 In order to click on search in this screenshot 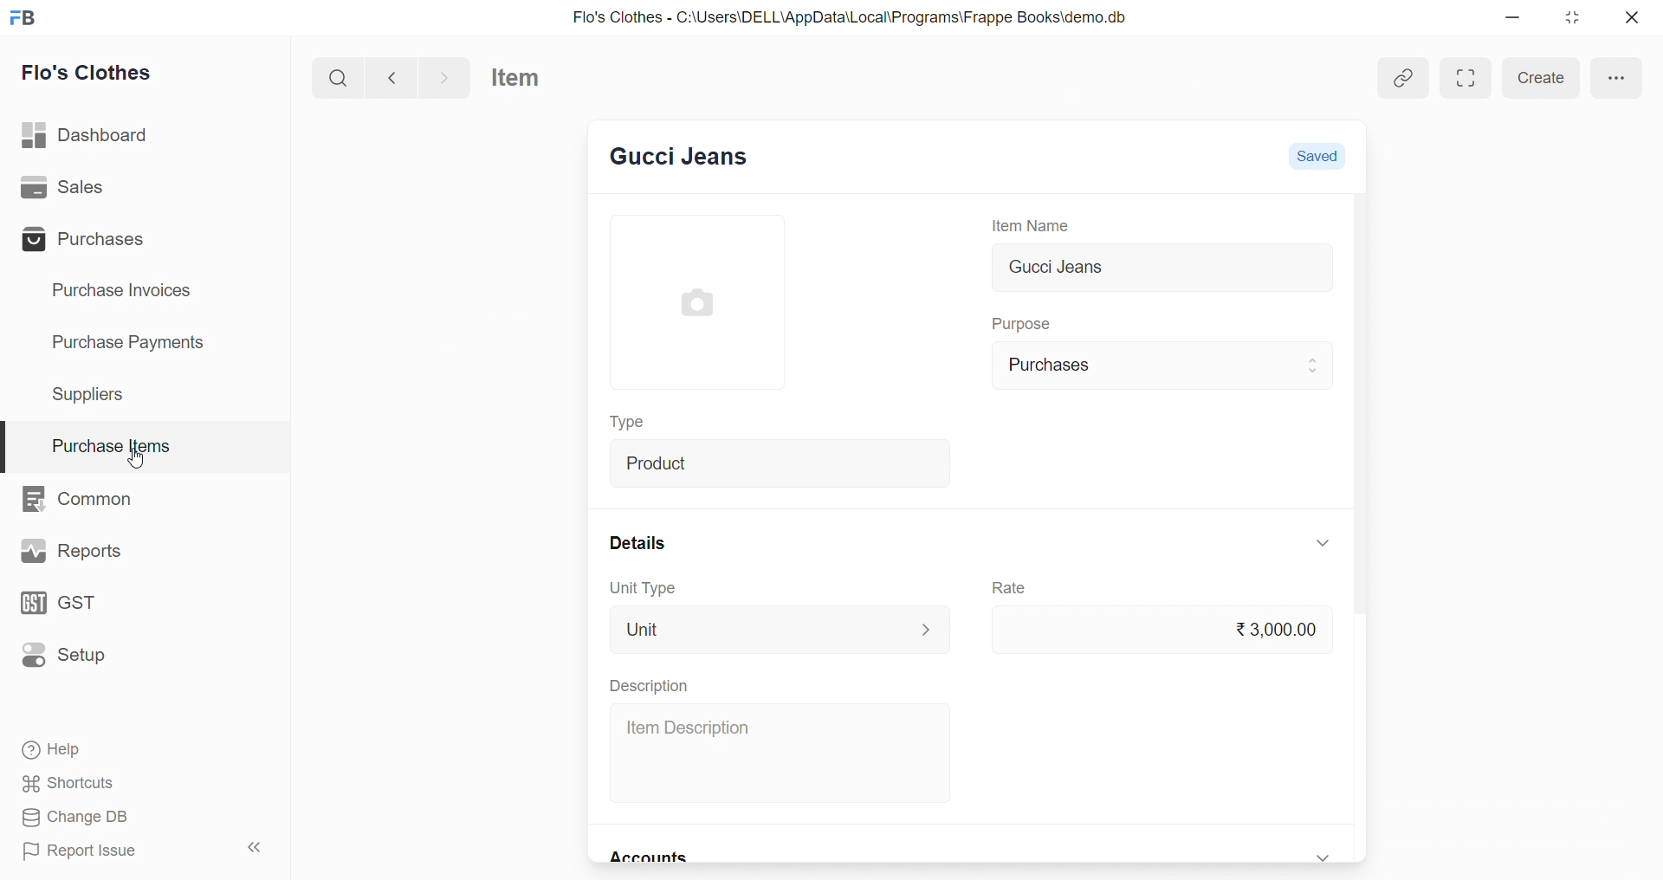, I will do `click(337, 76)`.